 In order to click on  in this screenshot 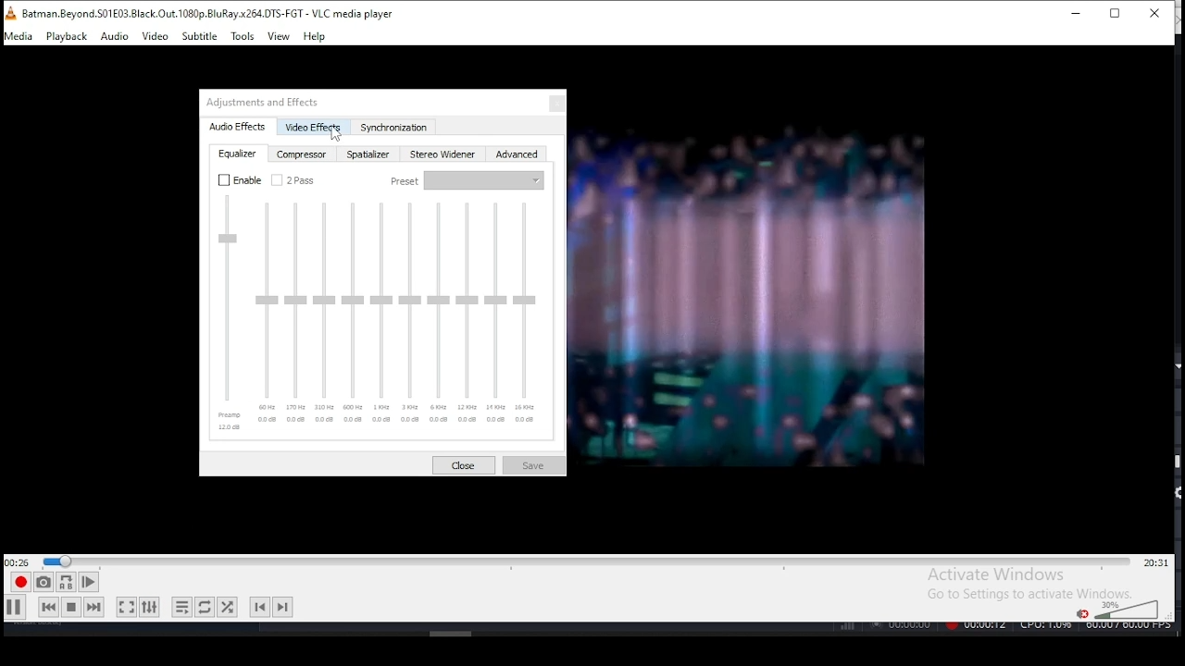, I will do `click(452, 632)`.